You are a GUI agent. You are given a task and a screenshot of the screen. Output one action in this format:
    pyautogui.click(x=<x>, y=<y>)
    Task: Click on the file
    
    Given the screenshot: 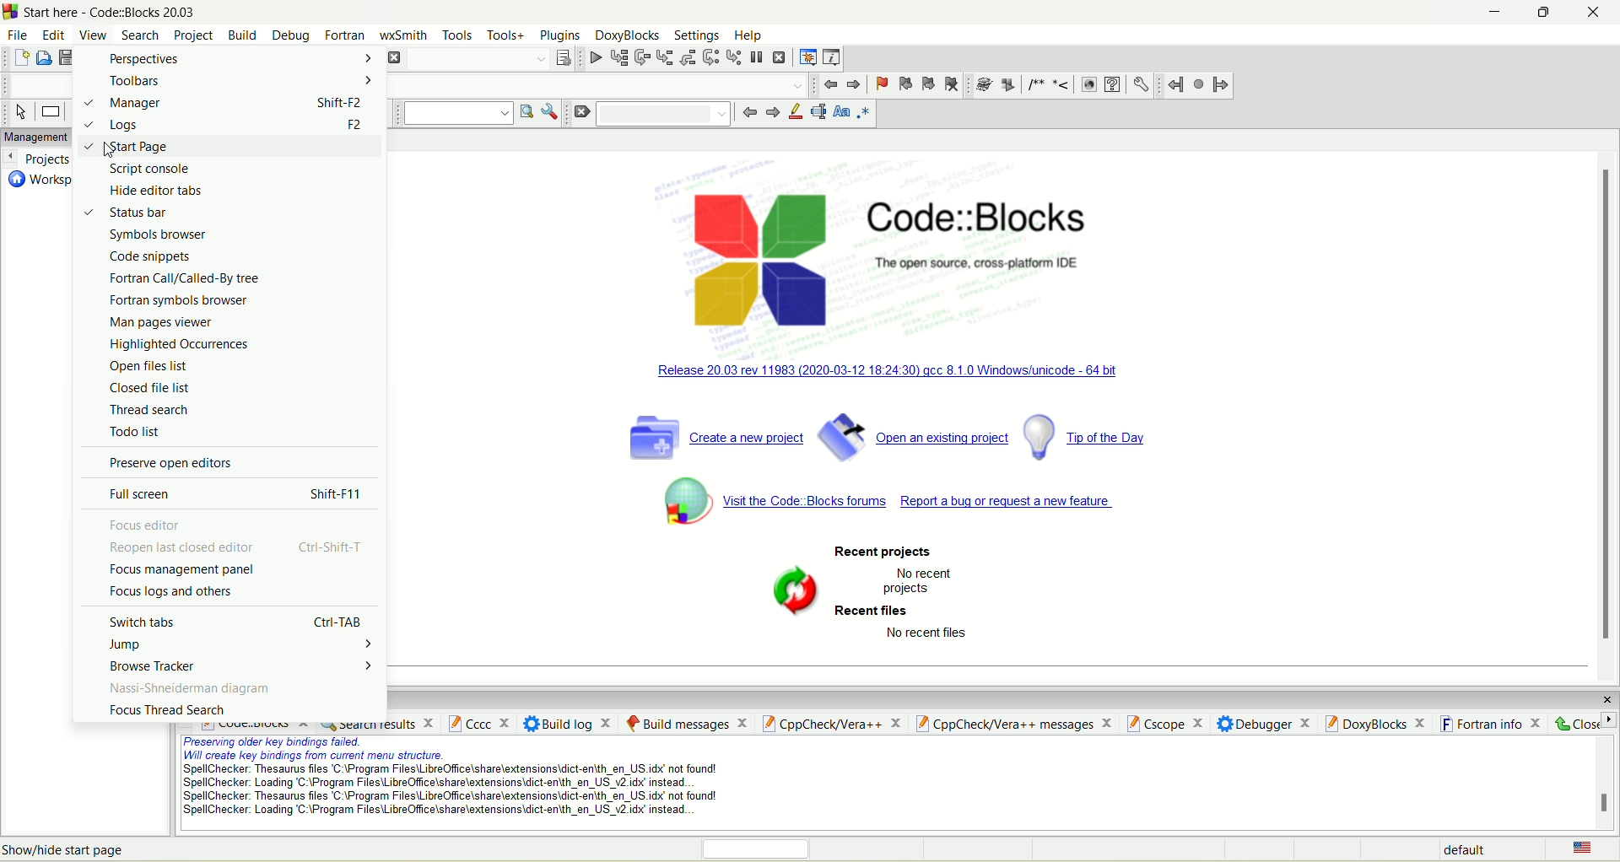 What is the action you would take?
    pyautogui.click(x=16, y=35)
    